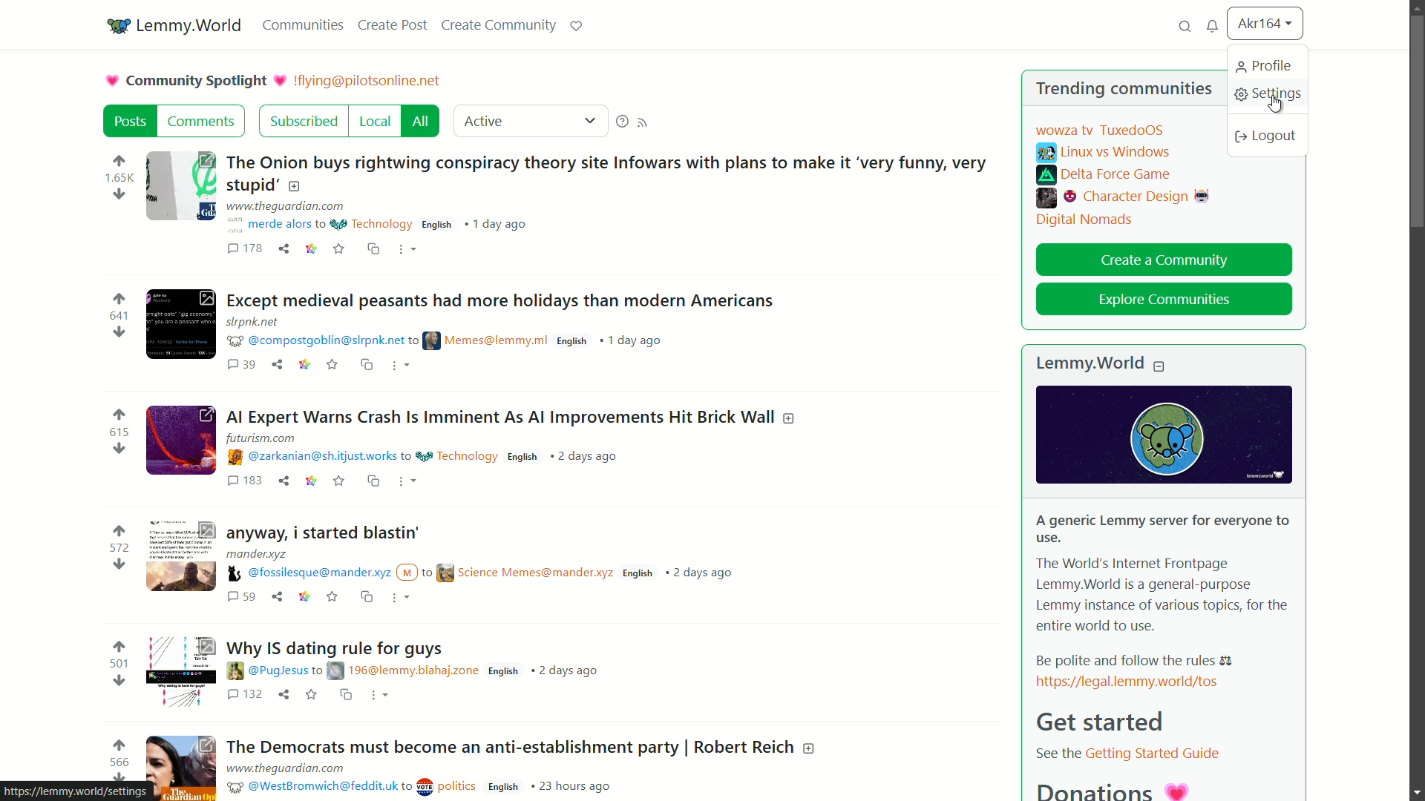 The height and width of the screenshot is (801, 1425). What do you see at coordinates (1268, 94) in the screenshot?
I see `settings` at bounding box center [1268, 94].